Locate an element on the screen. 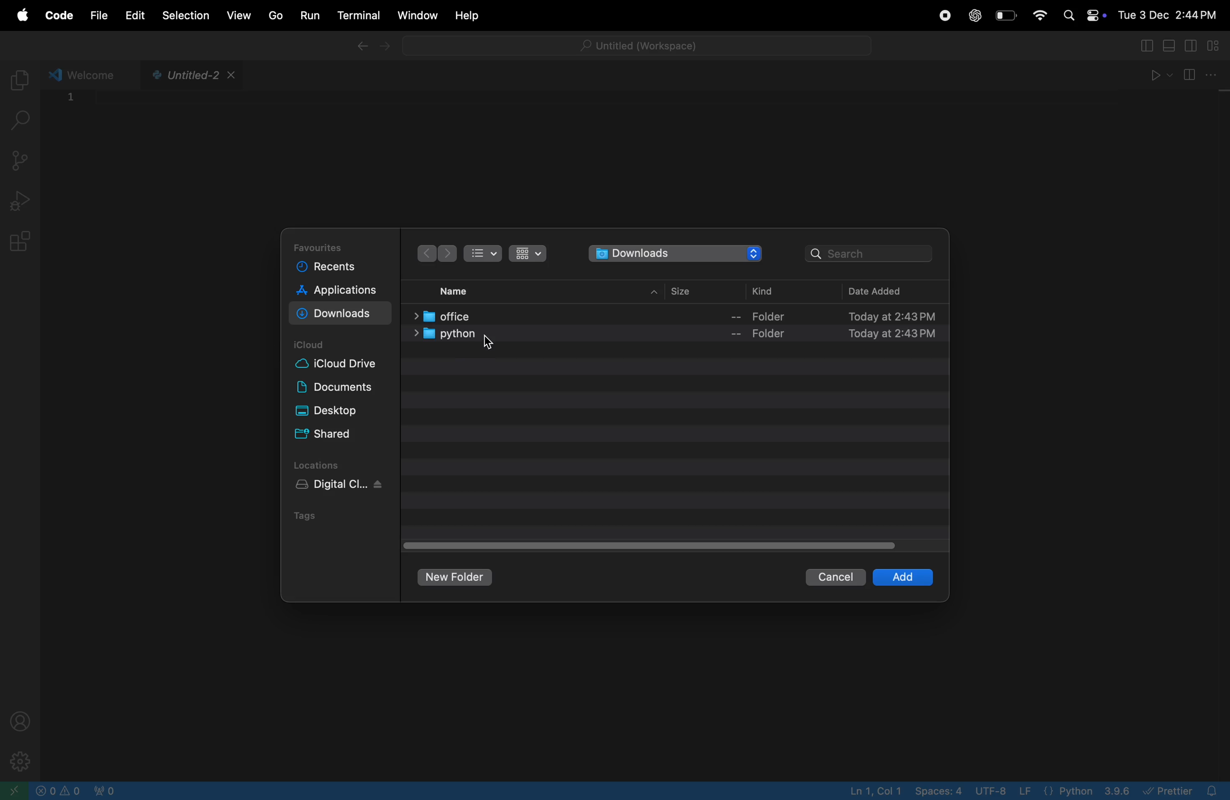 The width and height of the screenshot is (1230, 800). apple menu is located at coordinates (23, 13).